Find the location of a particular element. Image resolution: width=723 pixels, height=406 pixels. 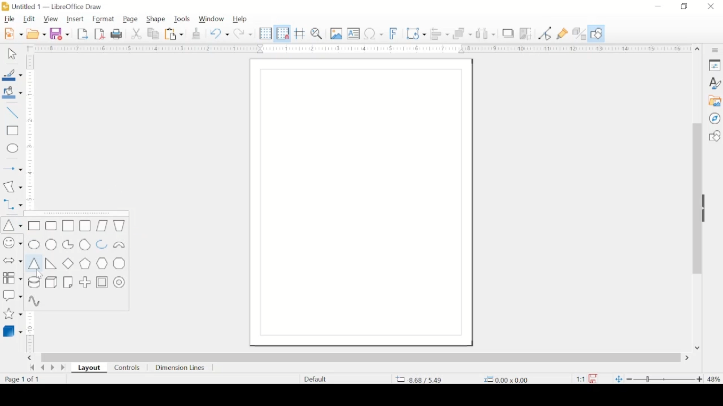

sidebar settings is located at coordinates (716, 50).